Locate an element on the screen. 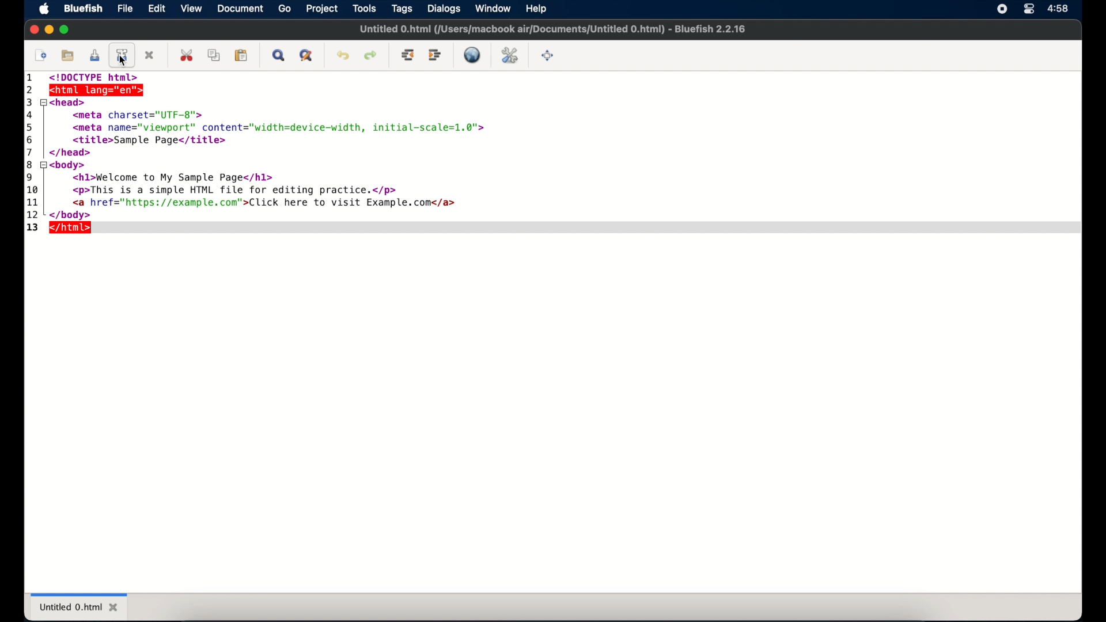  untitled 0.html is located at coordinates (79, 606).